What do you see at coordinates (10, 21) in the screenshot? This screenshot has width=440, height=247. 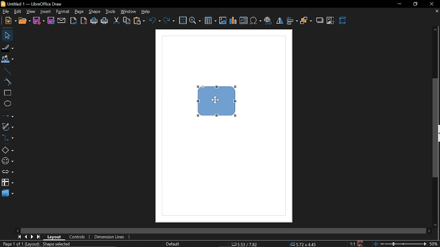 I see `new` at bounding box center [10, 21].